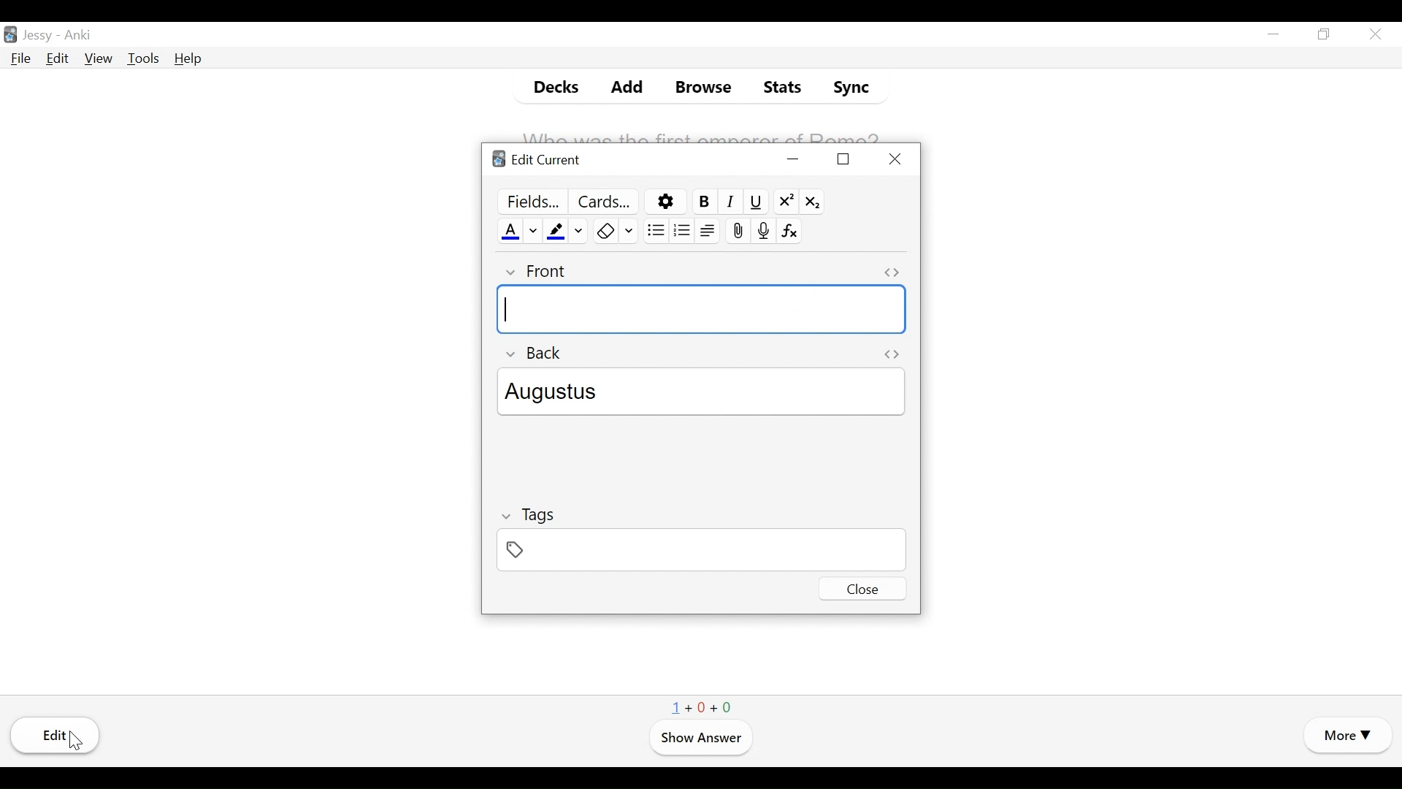  Describe the element at coordinates (534, 272) in the screenshot. I see `Front` at that location.